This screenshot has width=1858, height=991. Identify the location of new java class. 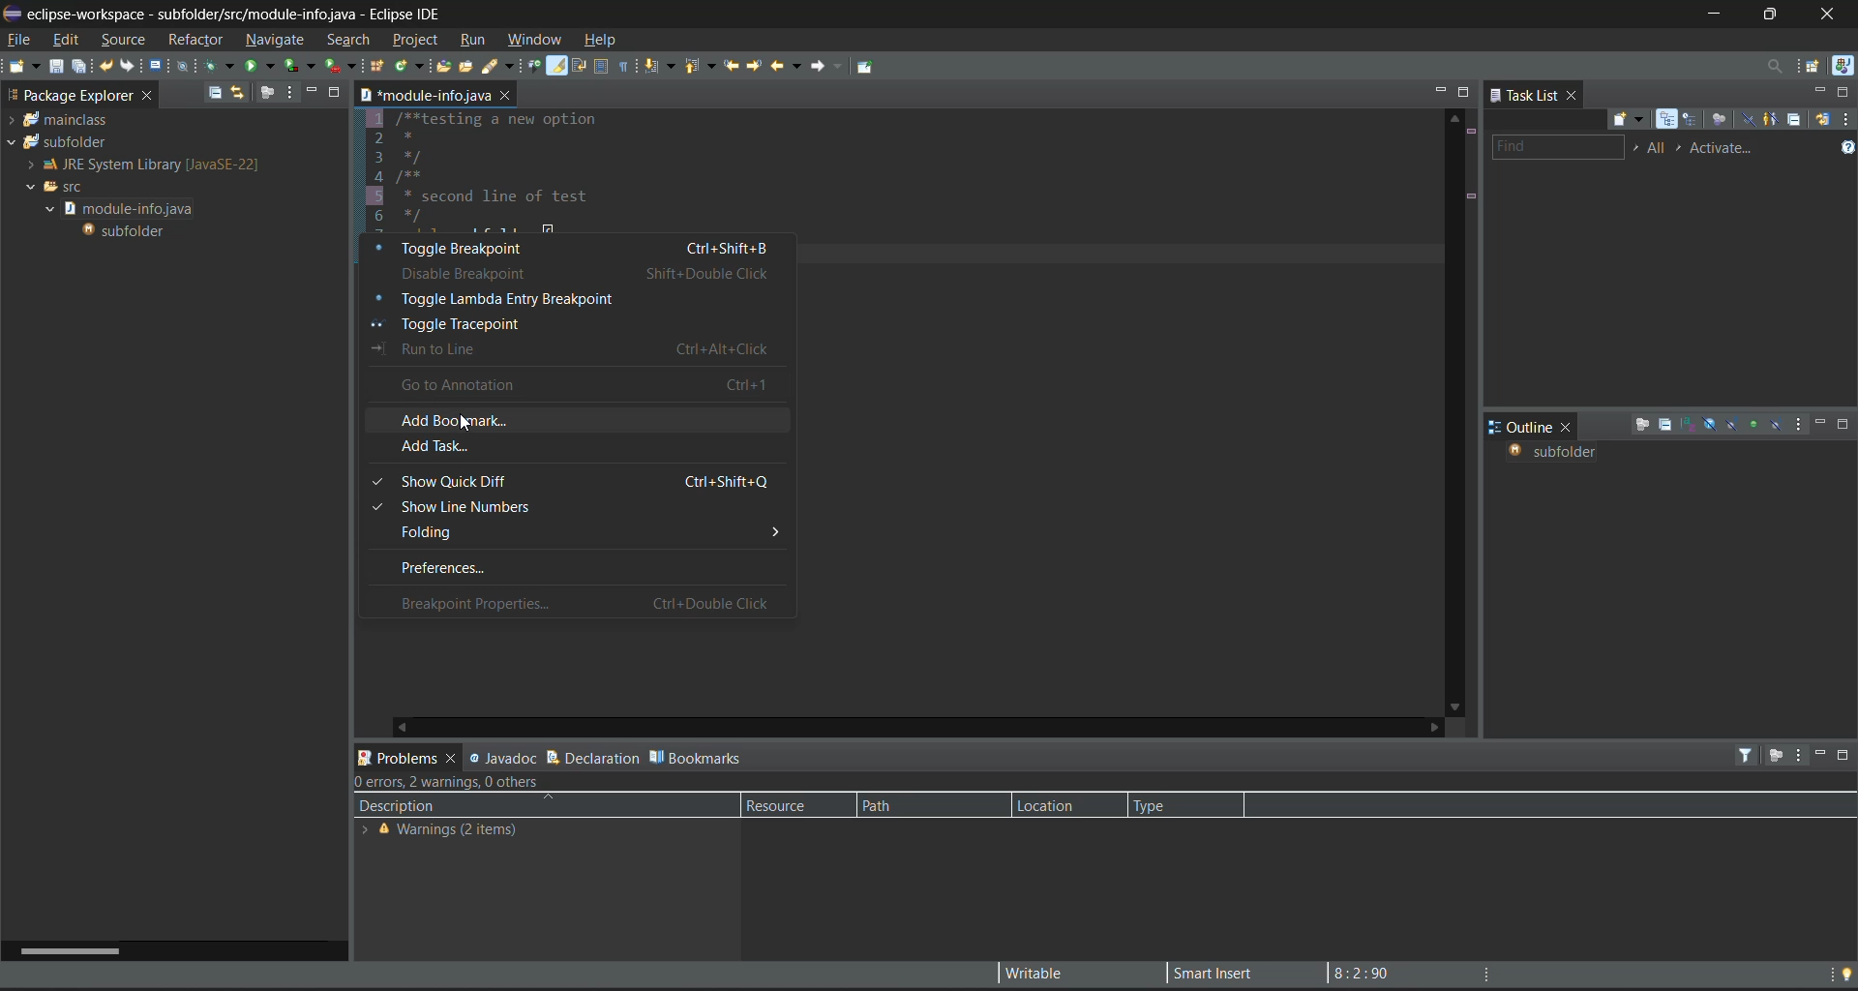
(409, 65).